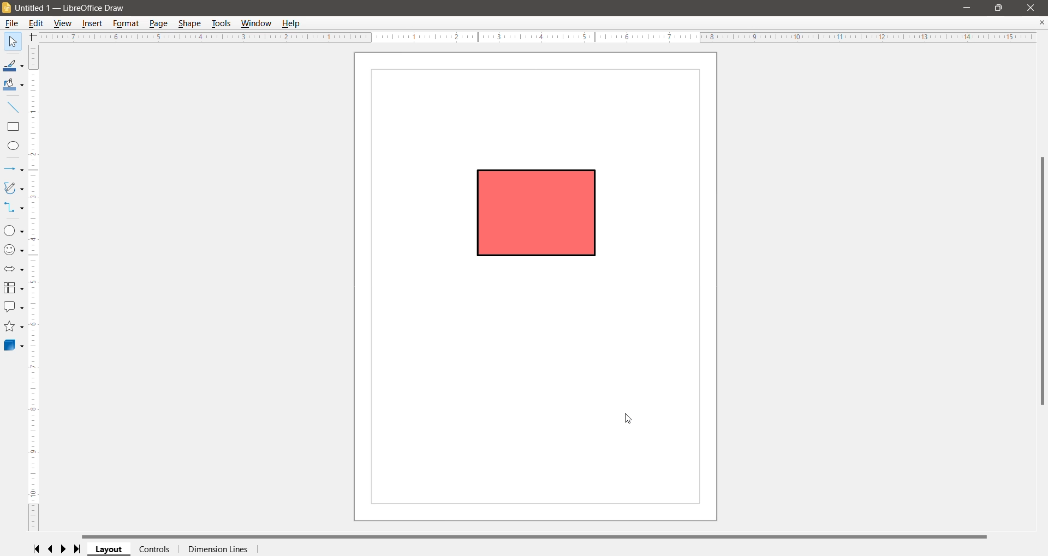  I want to click on Application Logo, so click(7, 9).